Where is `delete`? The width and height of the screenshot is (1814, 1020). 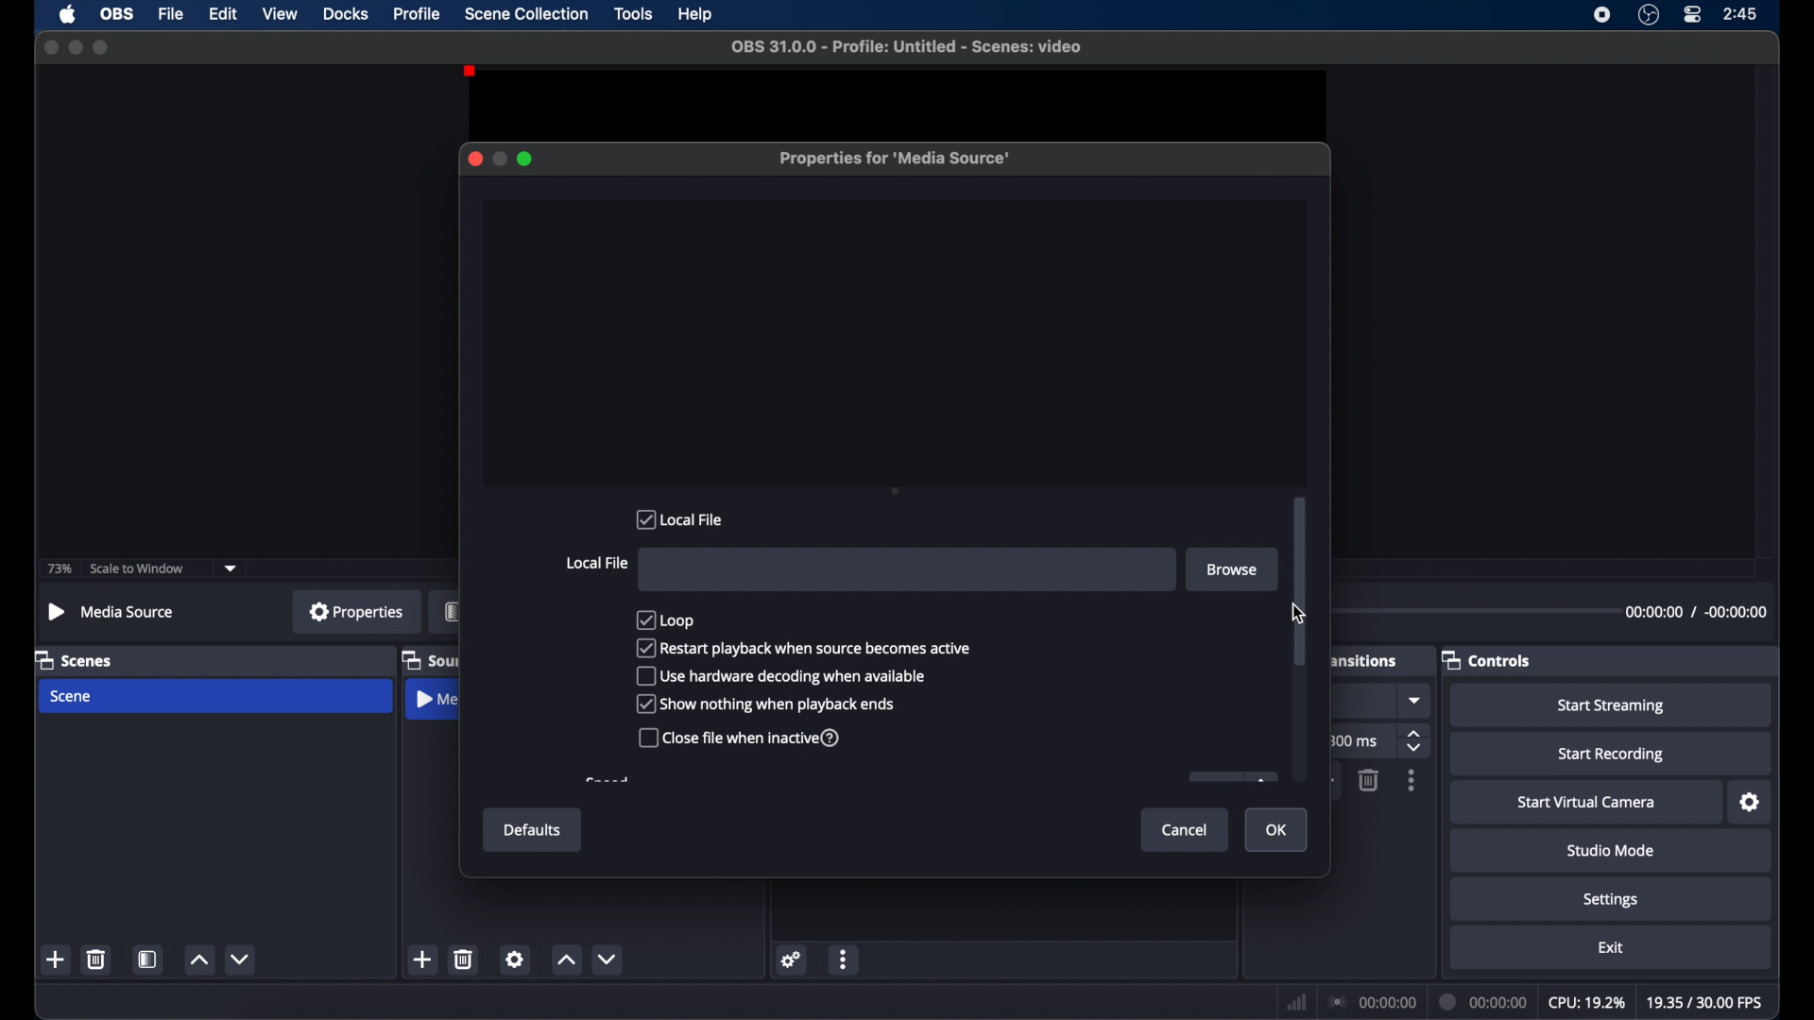
delete is located at coordinates (97, 959).